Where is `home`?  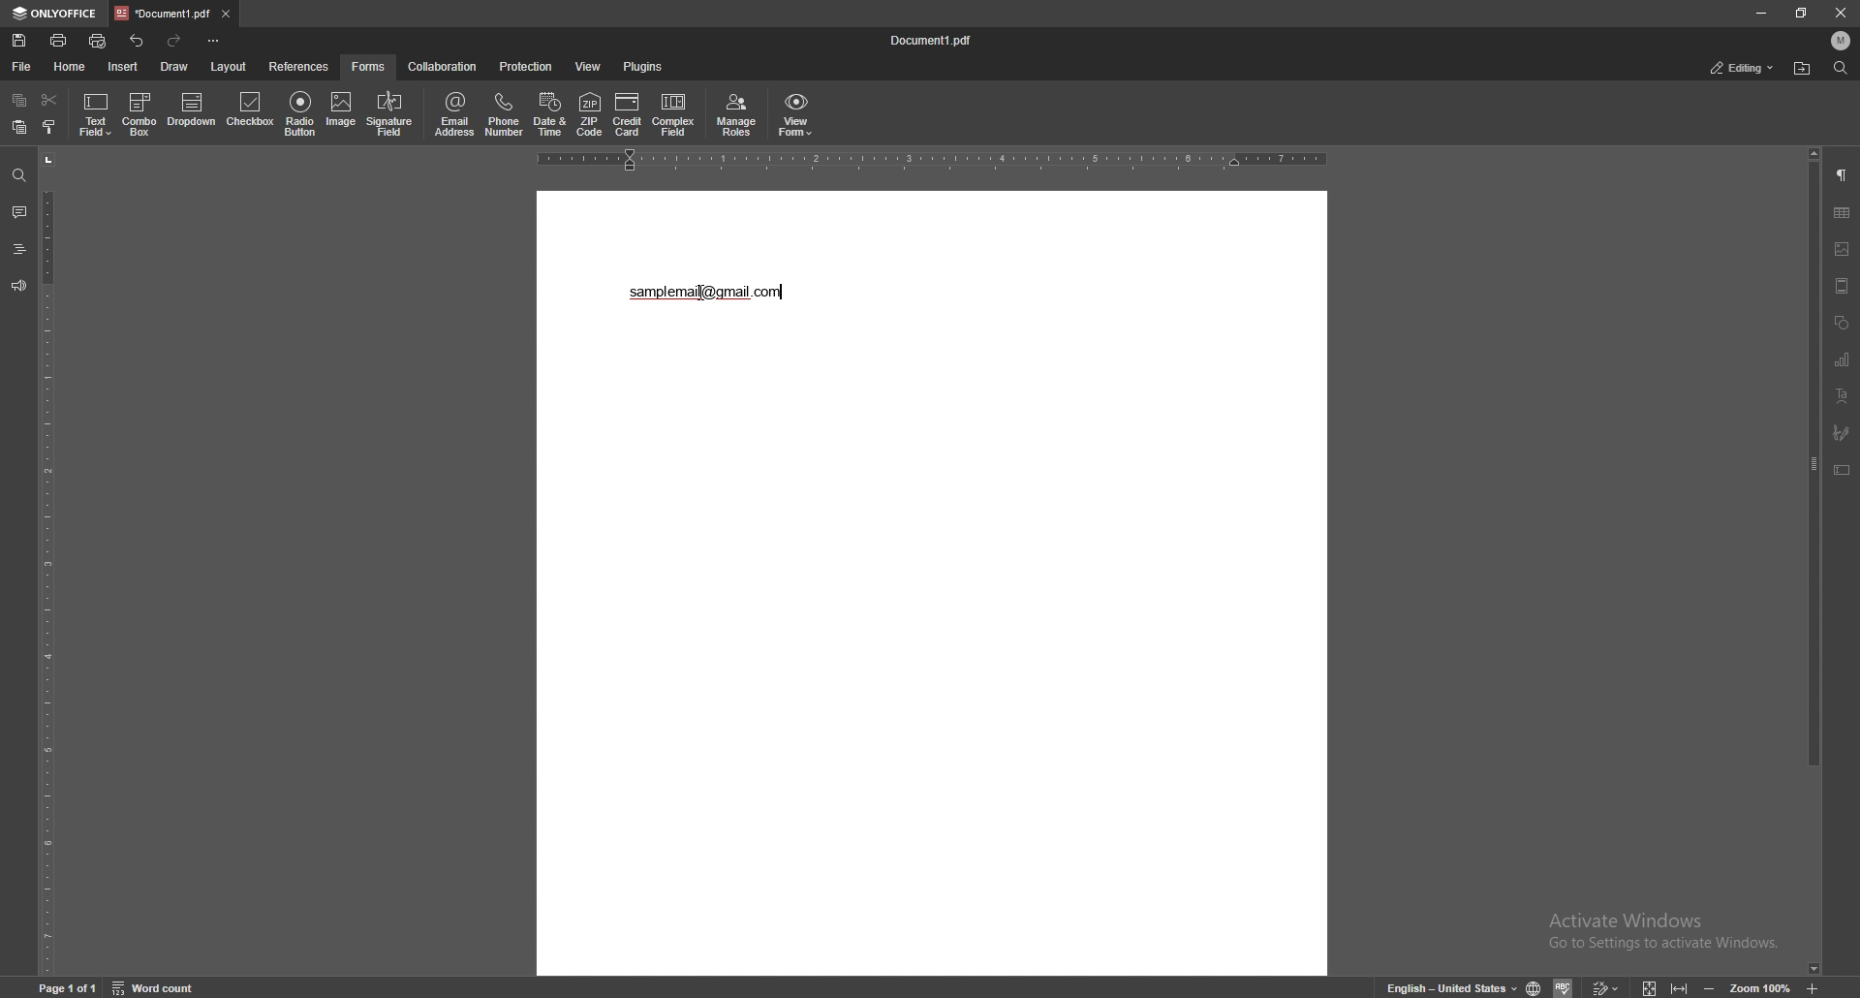 home is located at coordinates (69, 66).